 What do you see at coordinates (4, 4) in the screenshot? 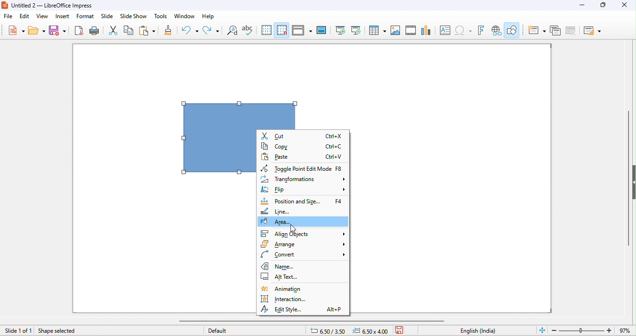
I see `Libreoffice Logo` at bounding box center [4, 4].